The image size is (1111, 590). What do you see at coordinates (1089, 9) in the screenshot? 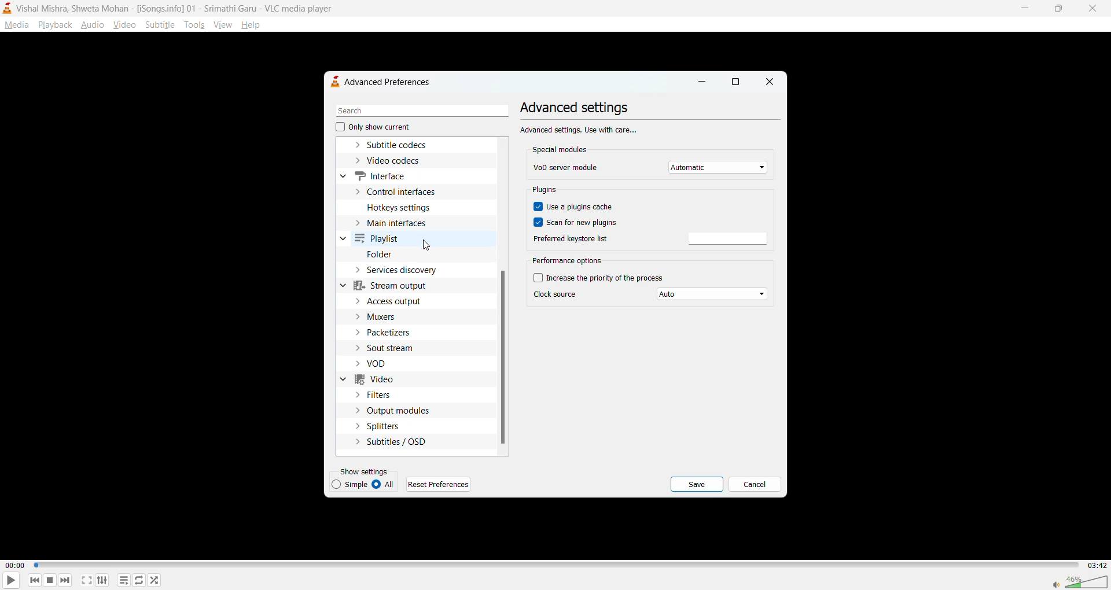
I see `close` at bounding box center [1089, 9].